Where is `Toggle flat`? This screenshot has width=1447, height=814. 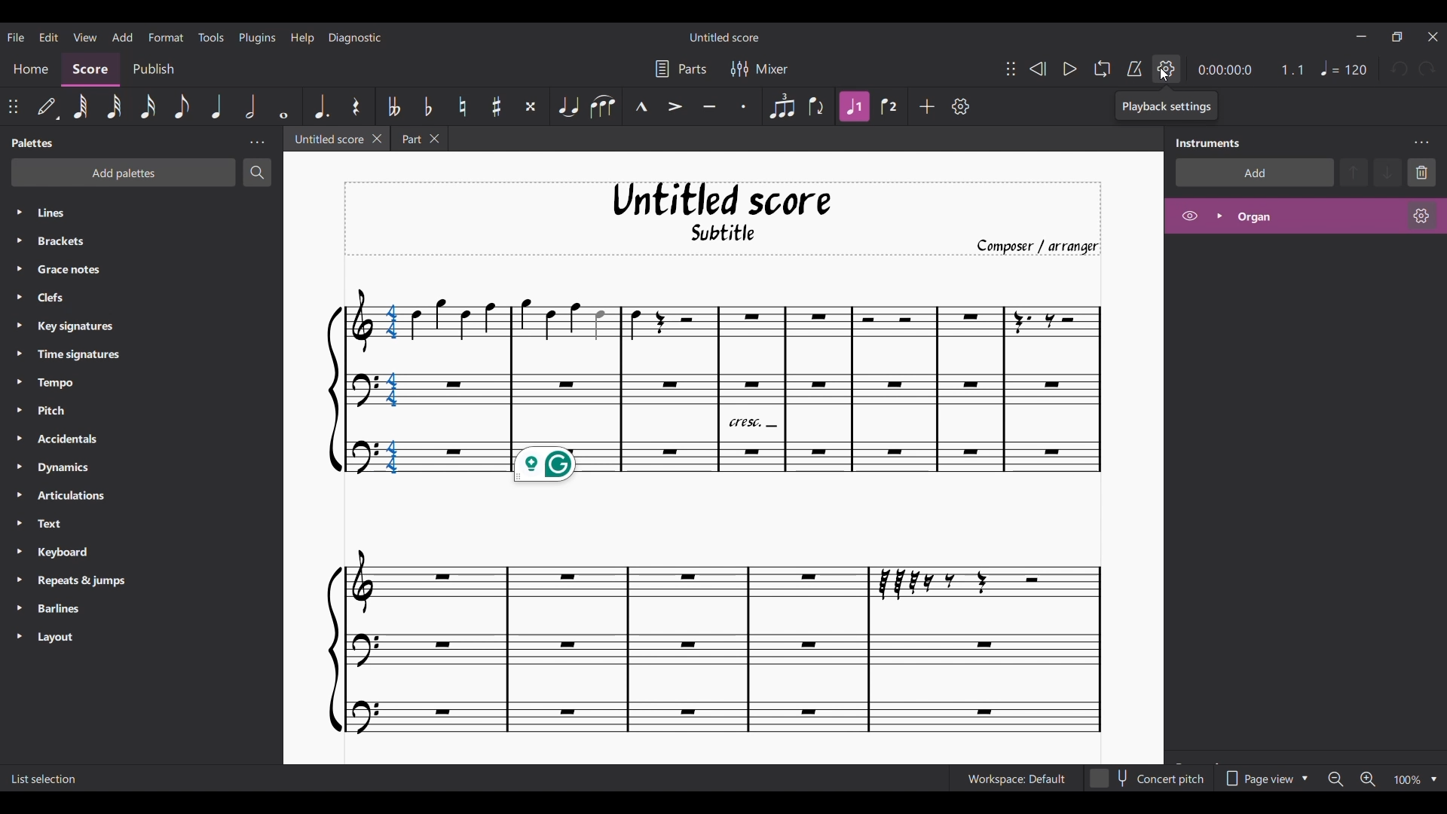 Toggle flat is located at coordinates (428, 106).